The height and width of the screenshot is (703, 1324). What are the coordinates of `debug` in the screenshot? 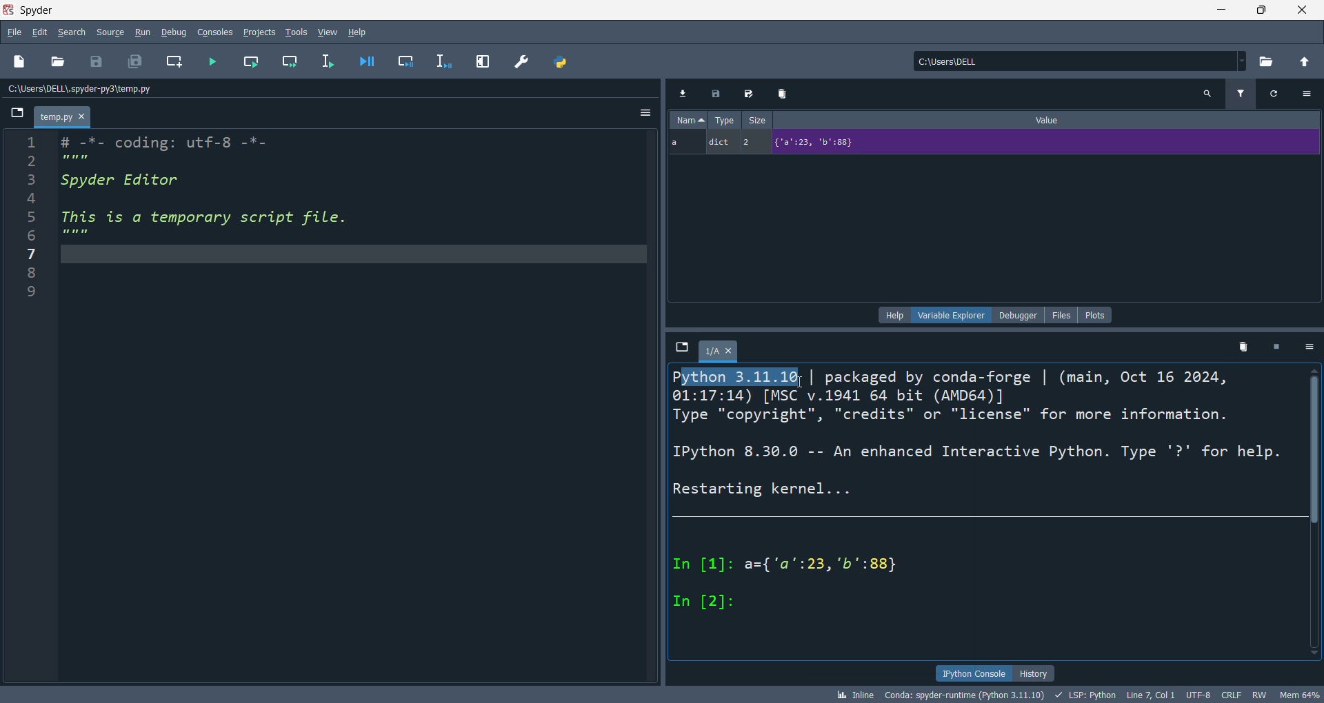 It's located at (176, 31).